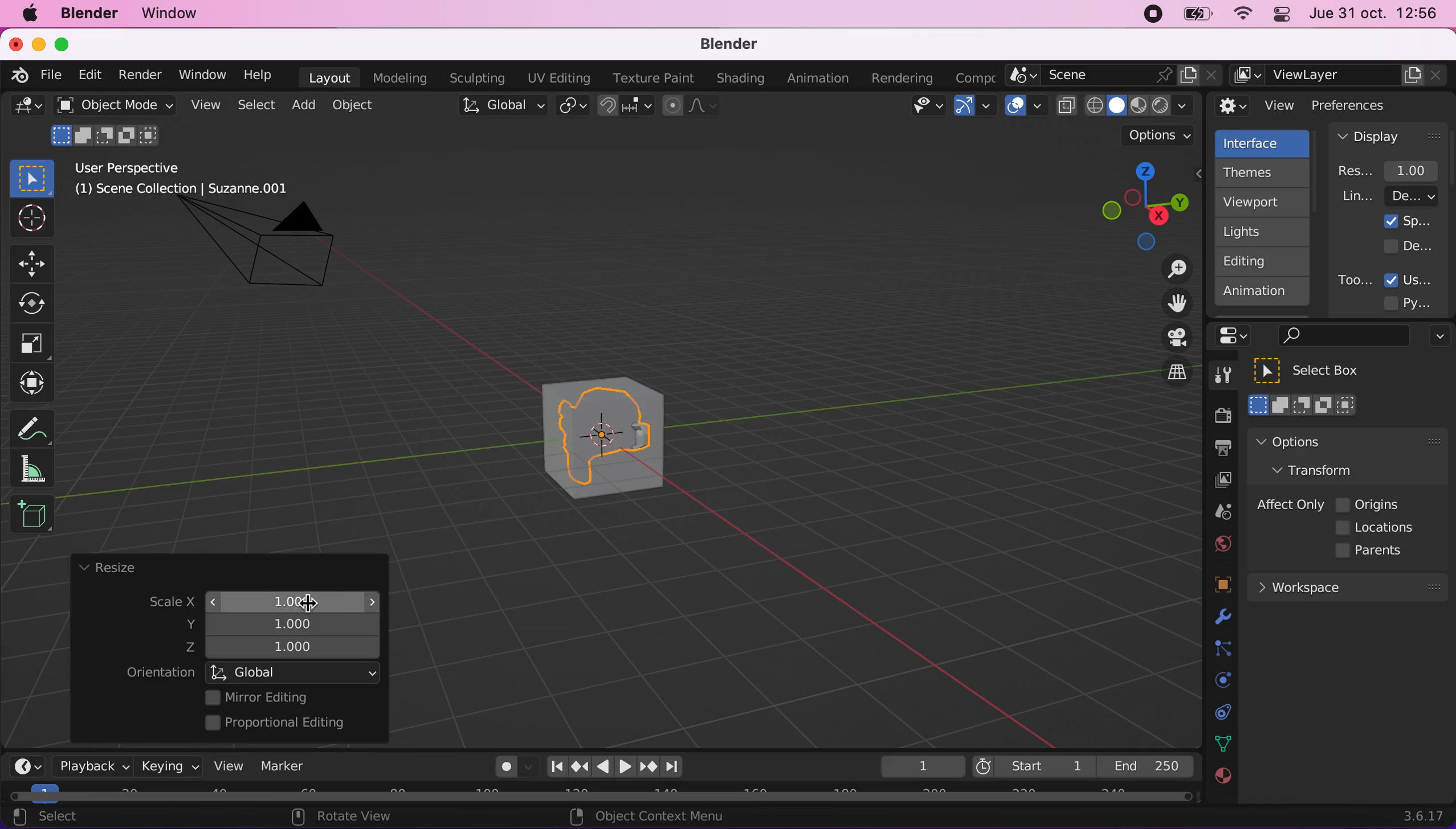 This screenshot has width=1456, height=829. I want to click on jump to keyframe, so click(649, 769).